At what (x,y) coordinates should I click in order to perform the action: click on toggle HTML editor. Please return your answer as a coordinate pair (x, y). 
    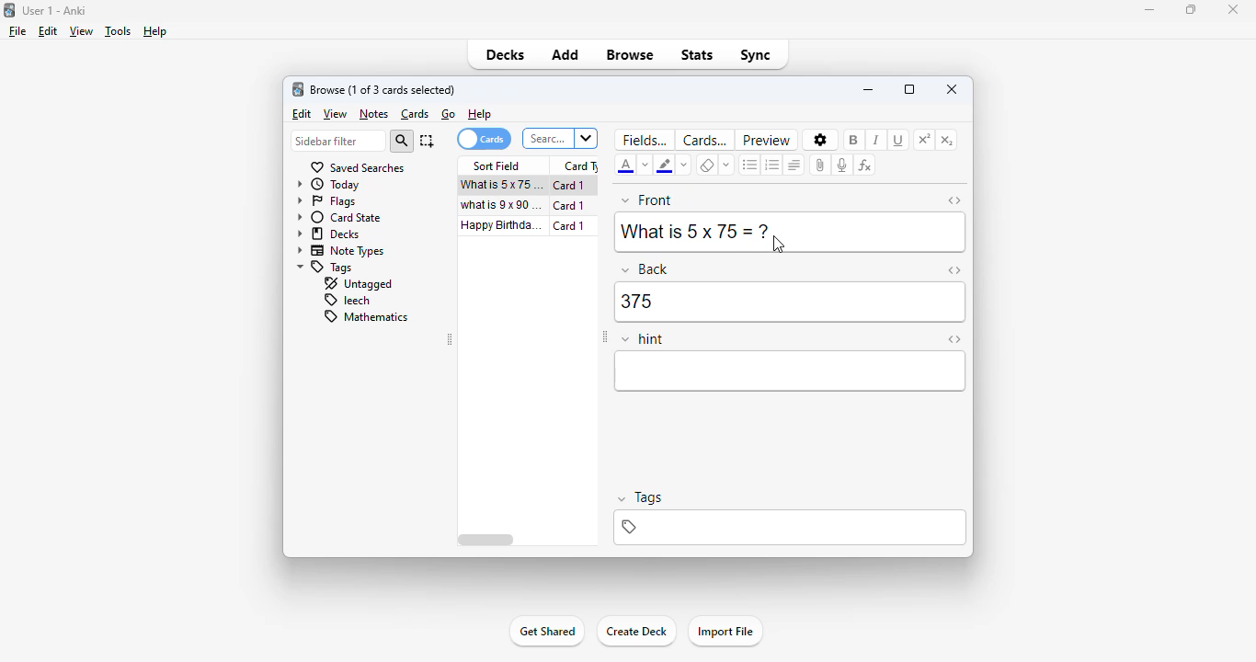
    Looking at the image, I should click on (954, 339).